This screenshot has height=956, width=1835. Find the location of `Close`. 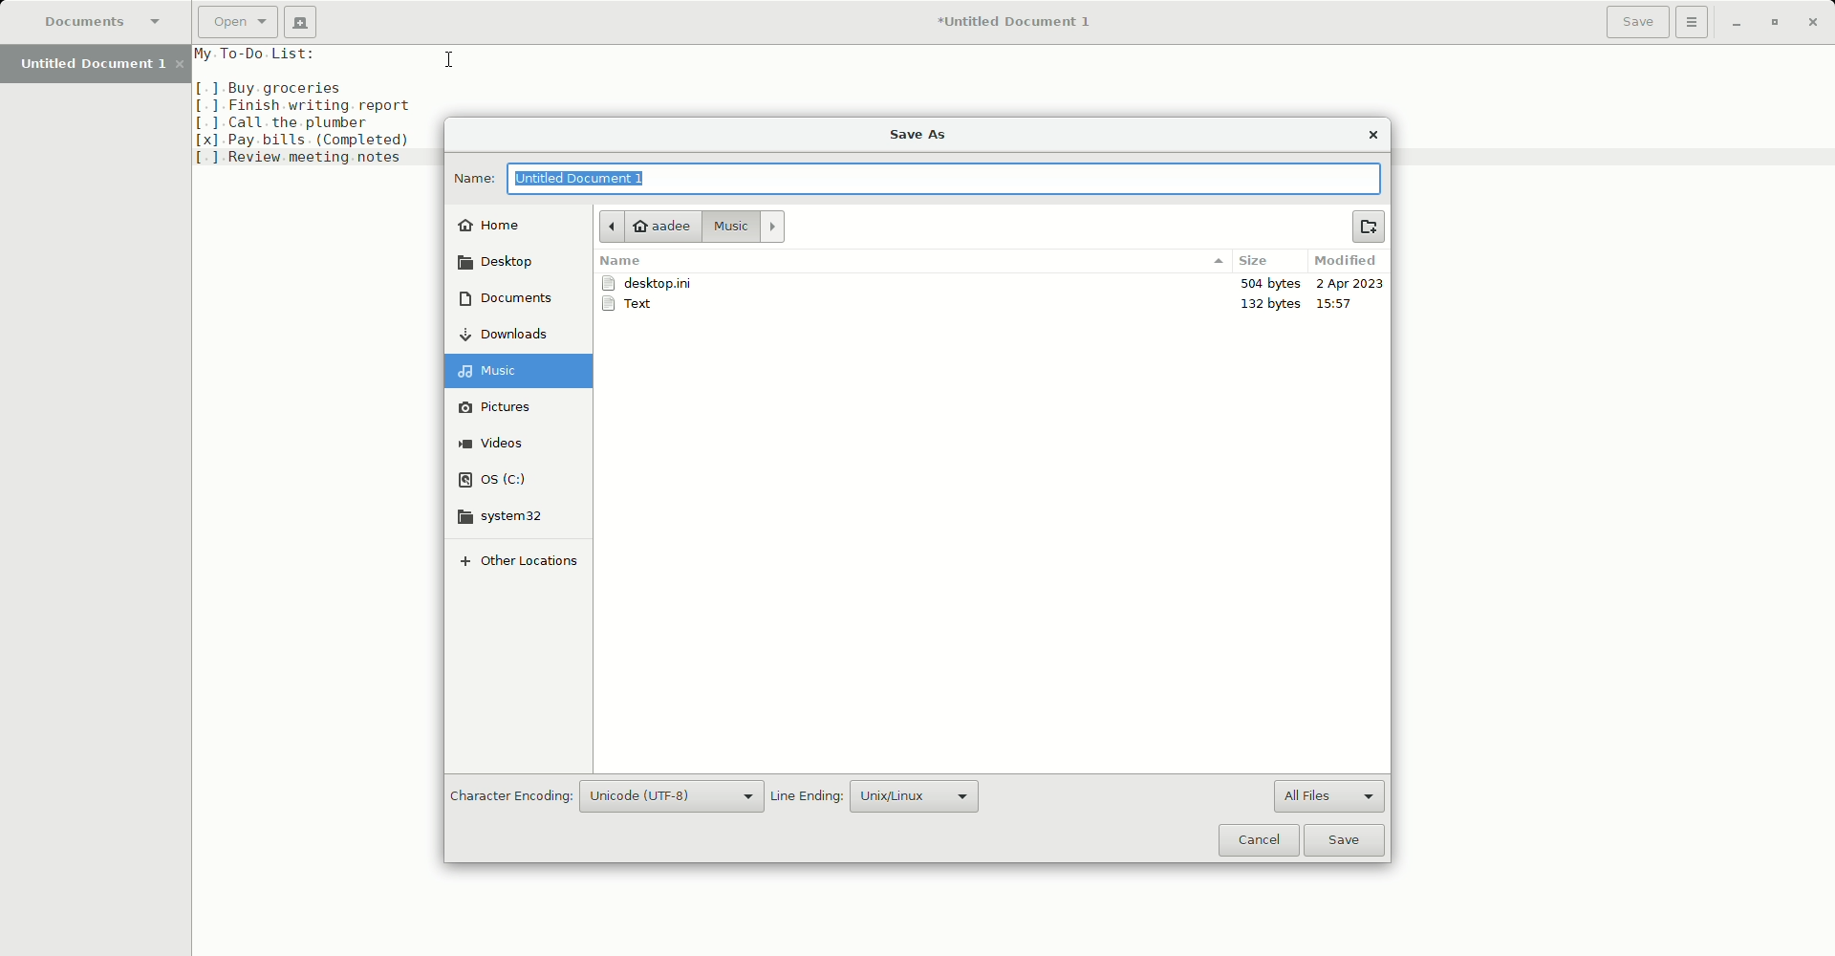

Close is located at coordinates (1813, 22).